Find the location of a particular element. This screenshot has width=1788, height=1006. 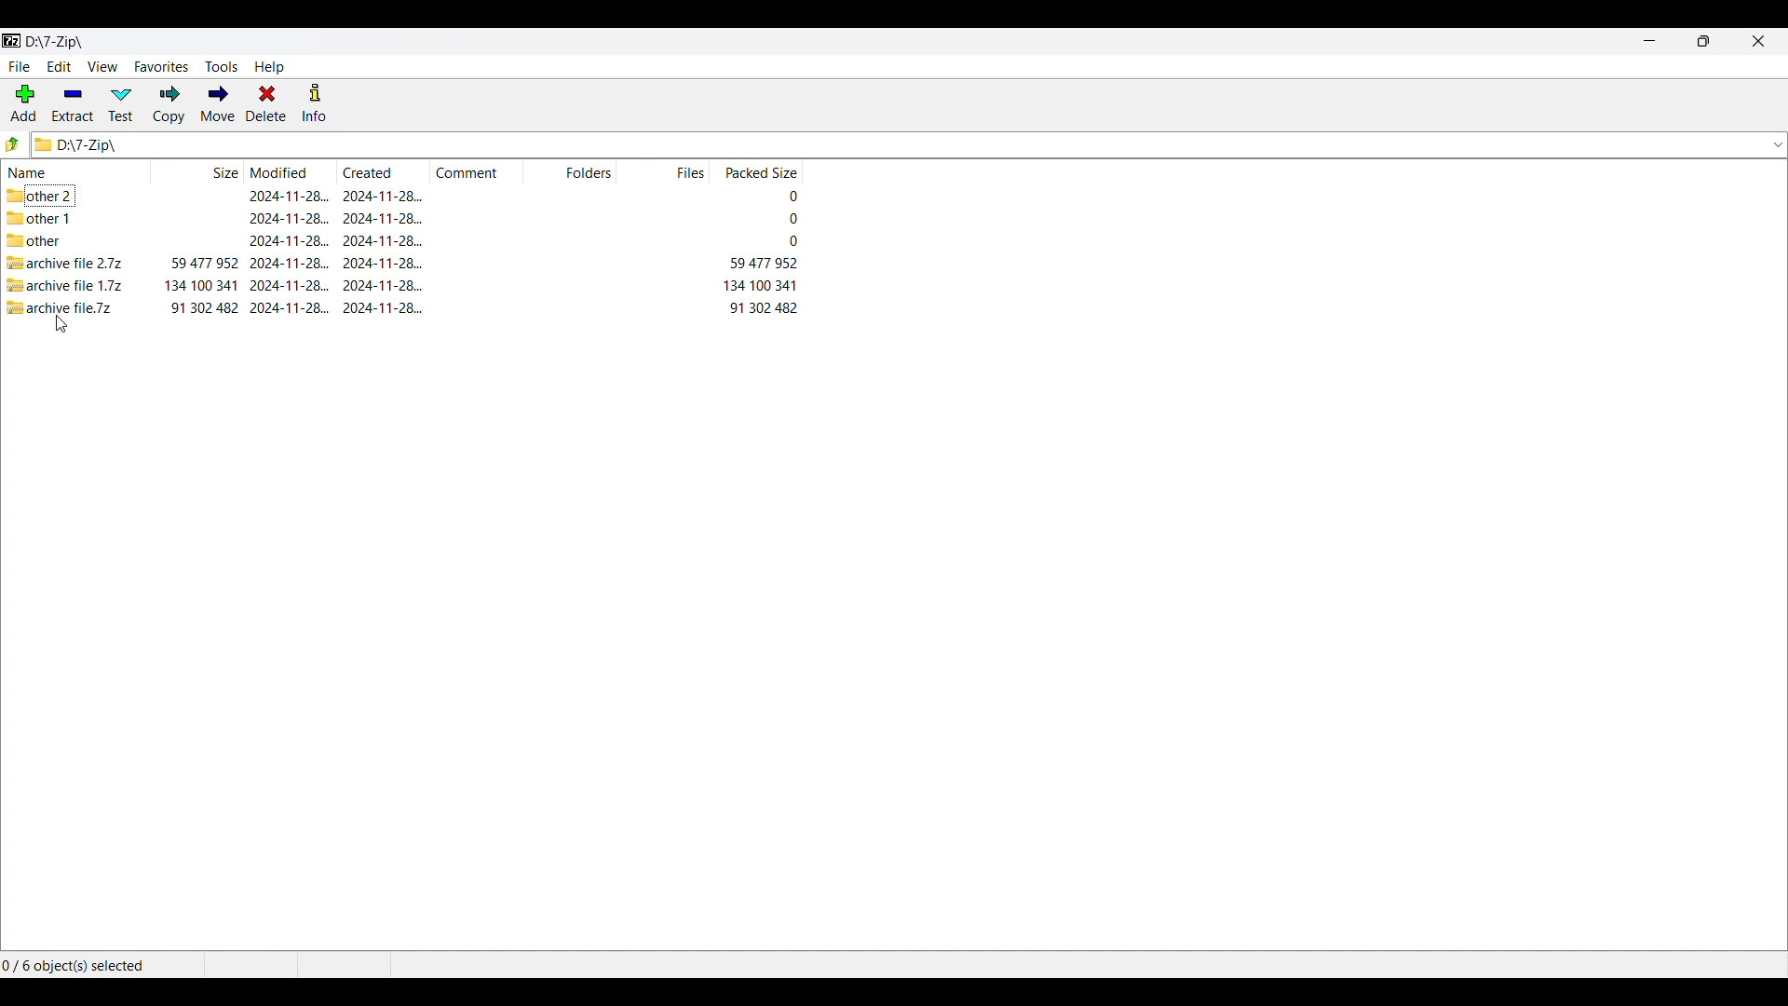

Size column is located at coordinates (198, 170).